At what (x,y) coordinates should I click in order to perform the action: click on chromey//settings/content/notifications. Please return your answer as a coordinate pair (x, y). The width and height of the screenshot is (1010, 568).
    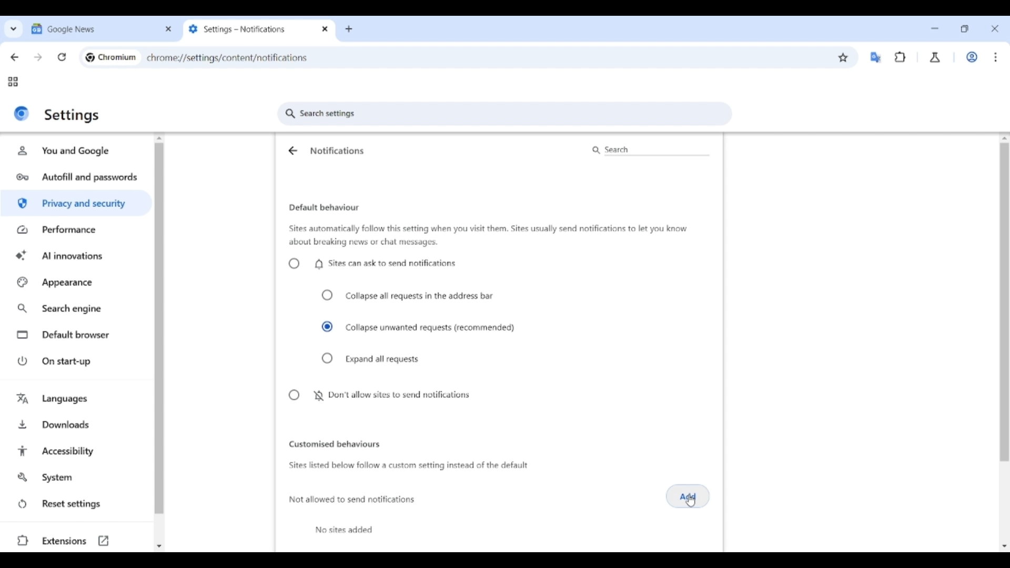
    Looking at the image, I should click on (227, 57).